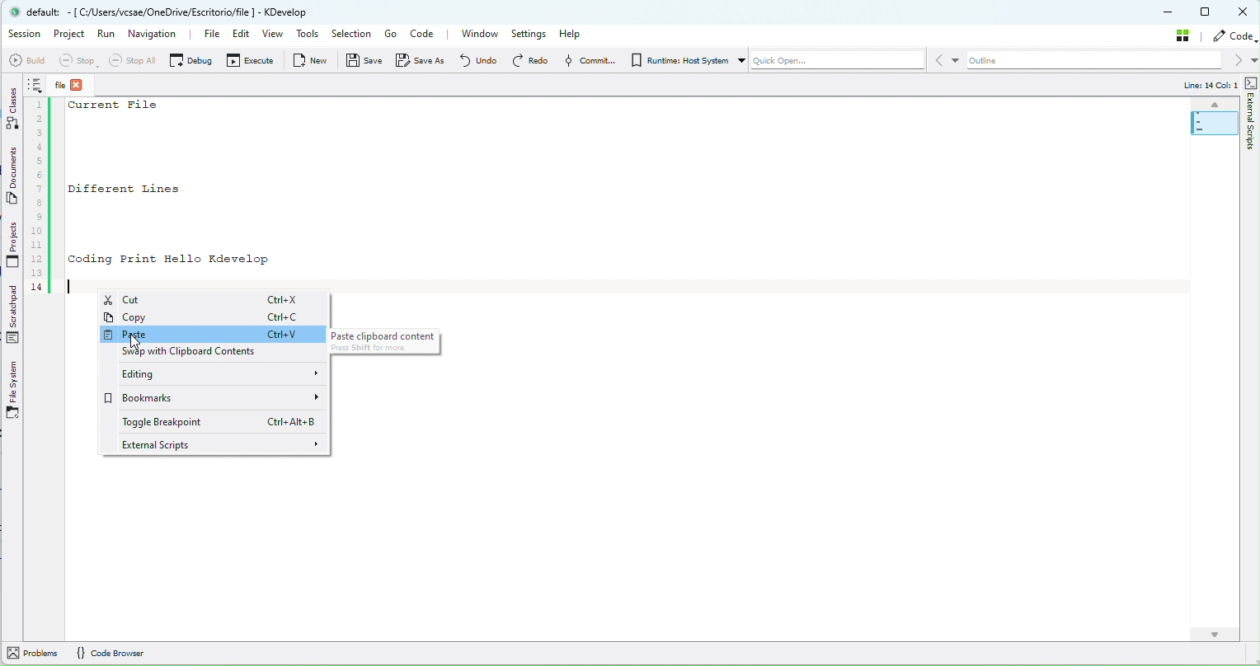 Image resolution: width=1260 pixels, height=666 pixels. I want to click on Build, so click(26, 60).